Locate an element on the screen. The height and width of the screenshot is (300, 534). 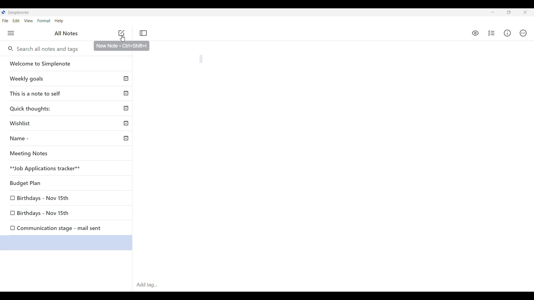
Welcome to Simplenote is located at coordinates (68, 64).